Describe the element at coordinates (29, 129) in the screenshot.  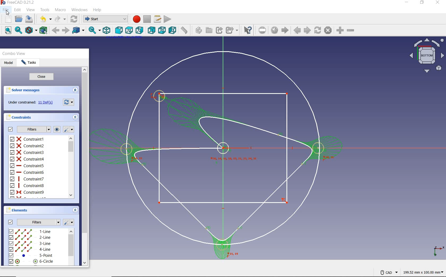
I see `filters` at that location.